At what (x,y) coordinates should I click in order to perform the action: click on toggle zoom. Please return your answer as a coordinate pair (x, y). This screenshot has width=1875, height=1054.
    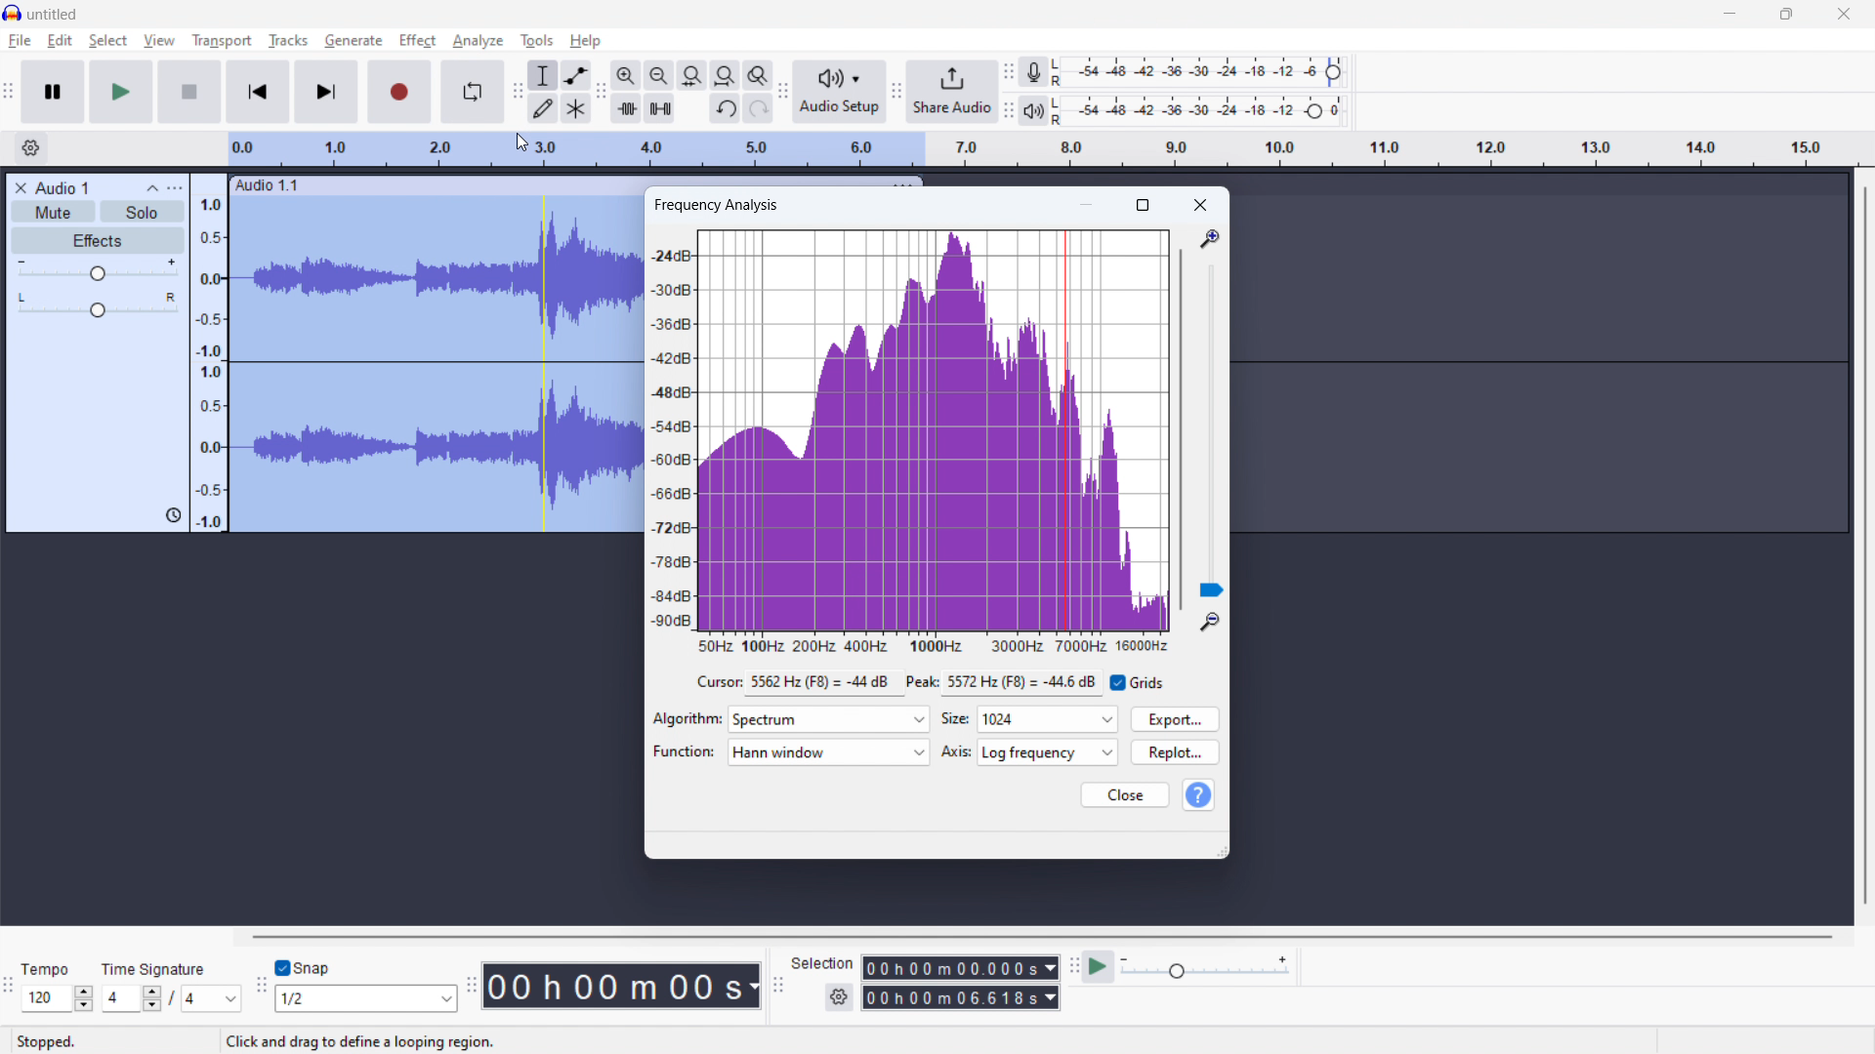
    Looking at the image, I should click on (758, 75).